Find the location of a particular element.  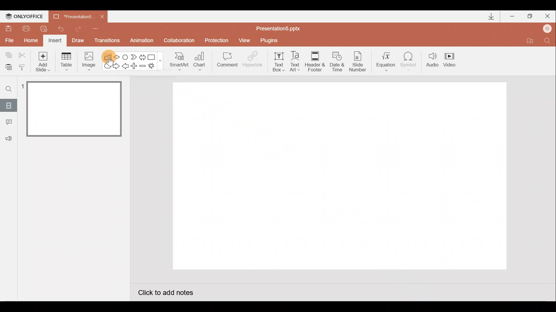

Right arrow is located at coordinates (117, 66).